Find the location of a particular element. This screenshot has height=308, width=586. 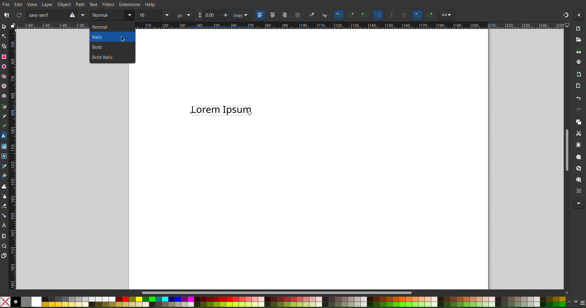

Italic is located at coordinates (107, 37).